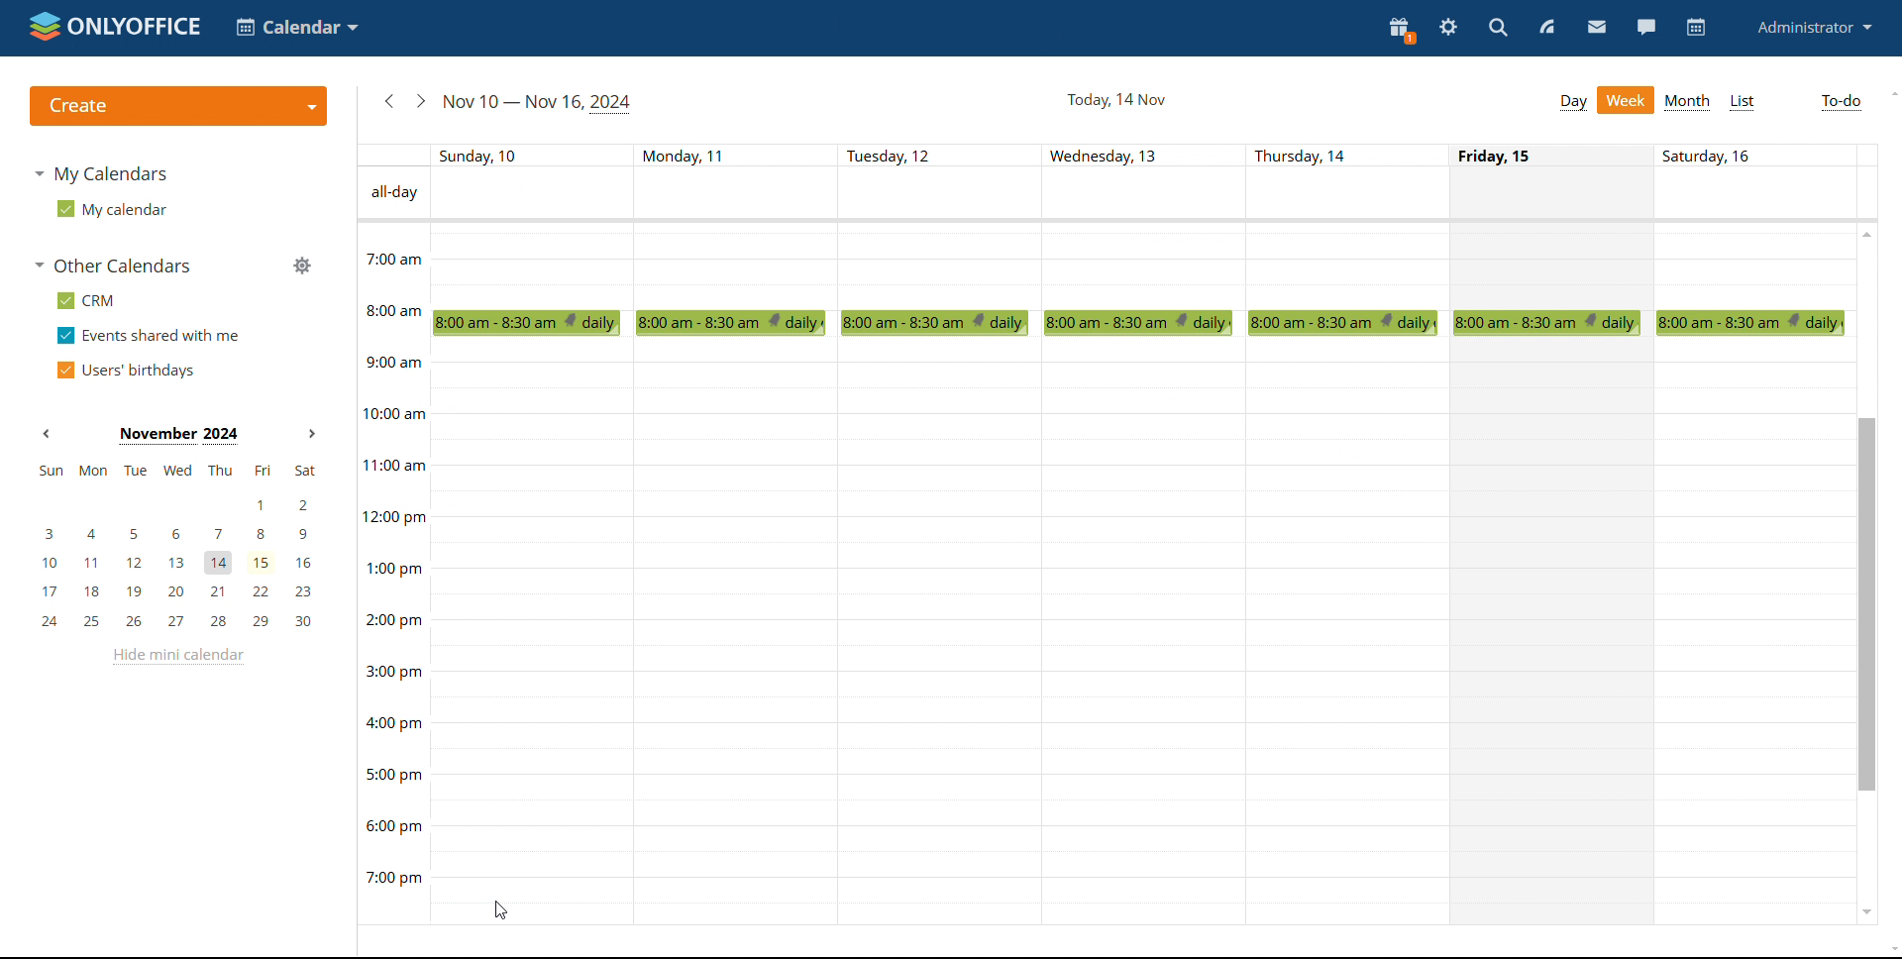  What do you see at coordinates (109, 209) in the screenshot?
I see `my calendar` at bounding box center [109, 209].